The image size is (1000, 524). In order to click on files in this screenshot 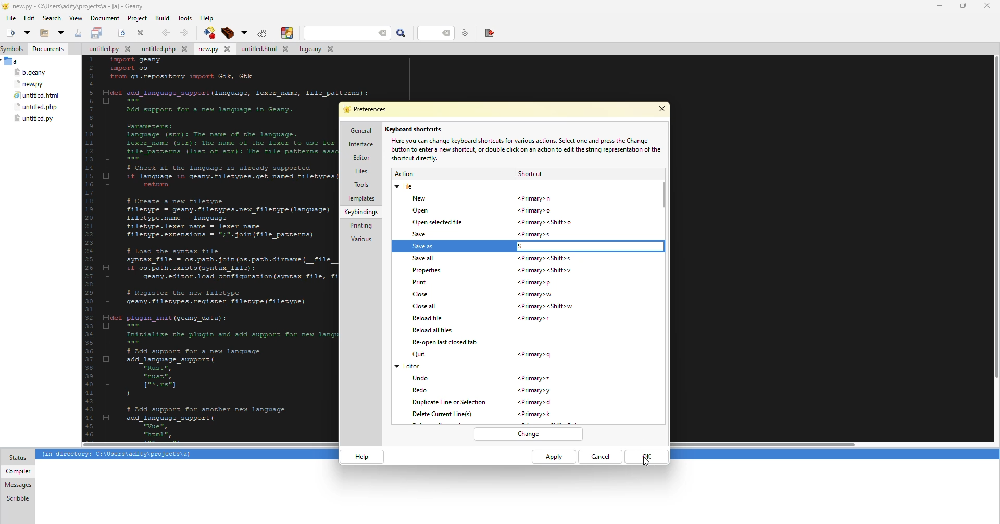, I will do `click(361, 171)`.